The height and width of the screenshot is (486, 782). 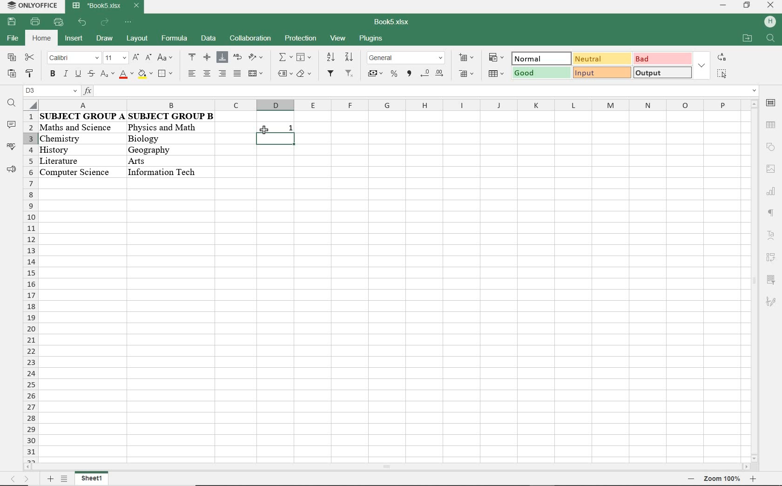 I want to click on insert function, so click(x=420, y=91).